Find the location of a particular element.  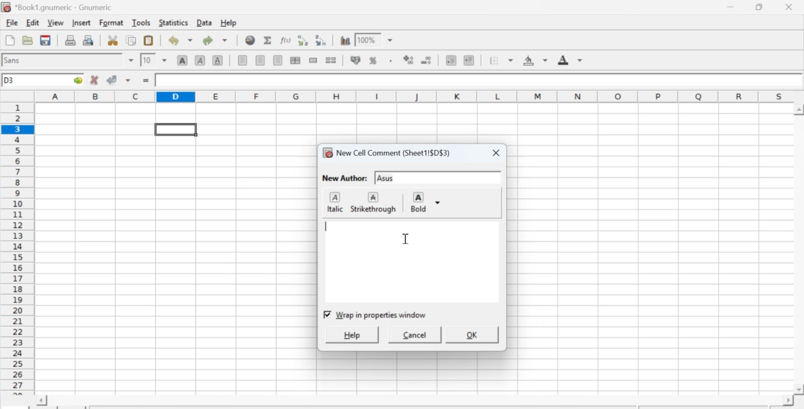

scroll down is located at coordinates (799, 390).